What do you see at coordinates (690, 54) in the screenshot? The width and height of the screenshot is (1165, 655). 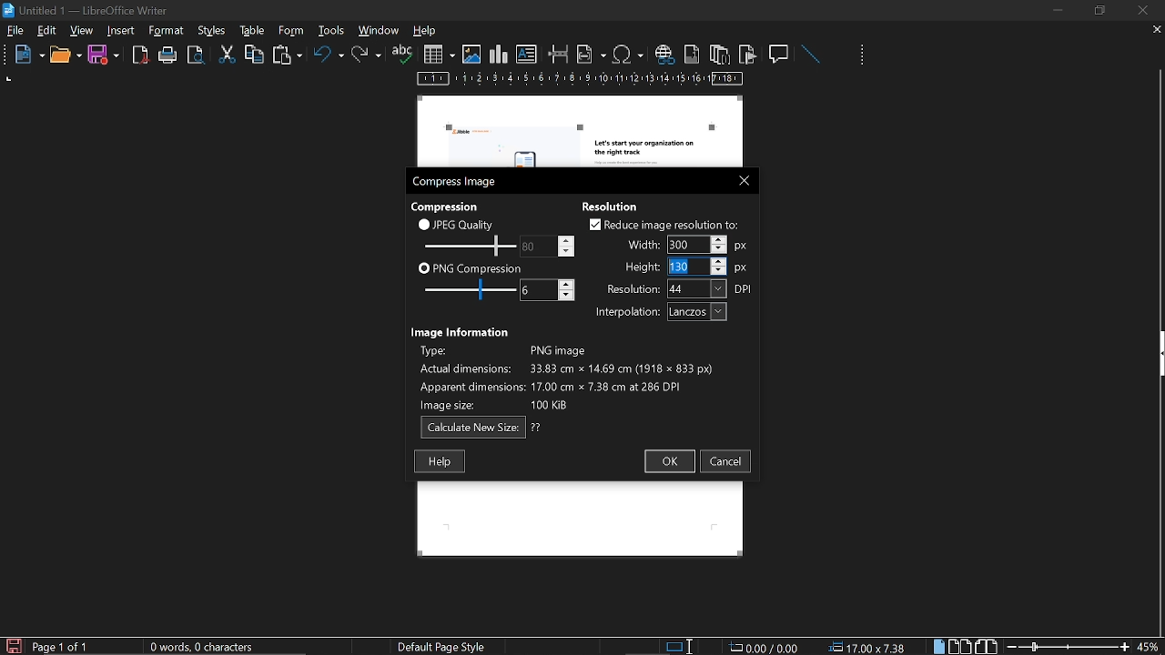 I see `insert footnote` at bounding box center [690, 54].